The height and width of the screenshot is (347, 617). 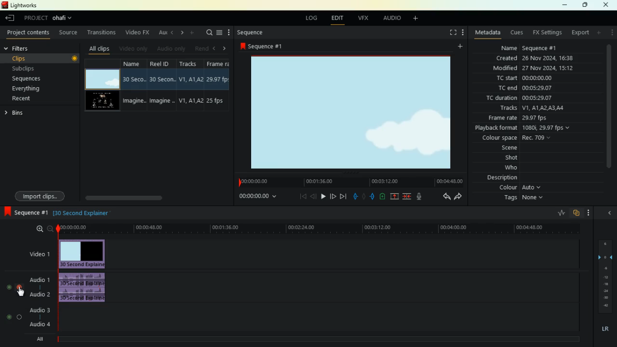 What do you see at coordinates (26, 69) in the screenshot?
I see `subclips` at bounding box center [26, 69].